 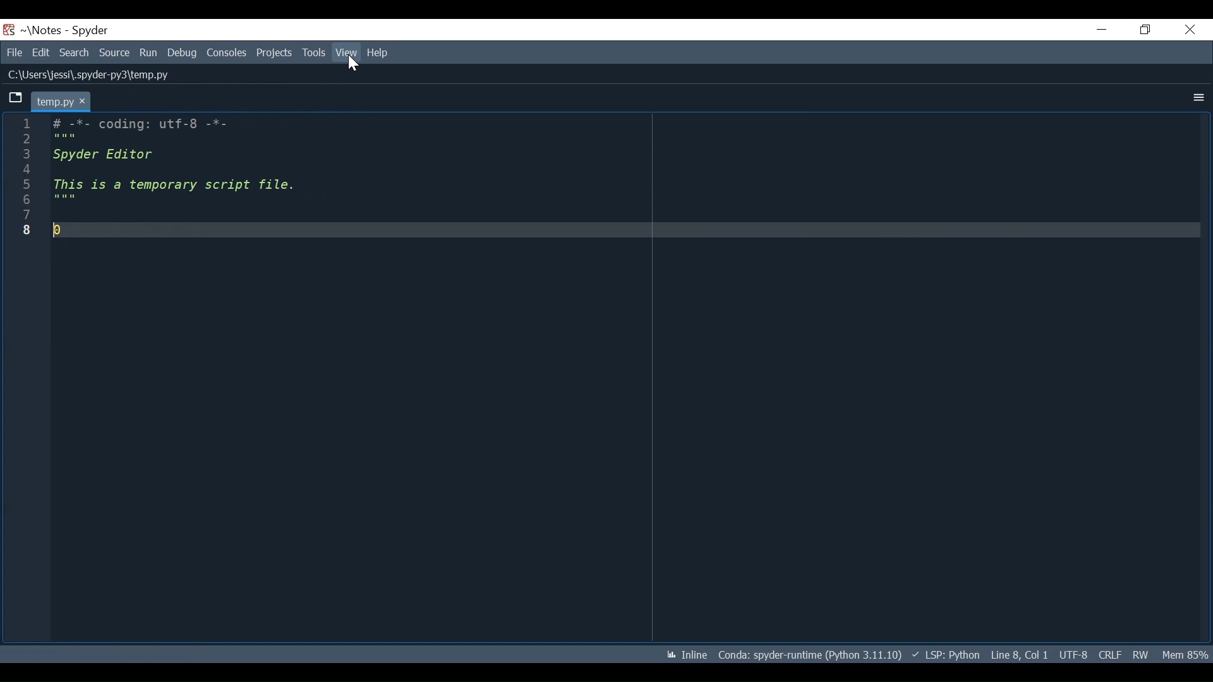 I want to click on CRLF, so click(x=1108, y=654).